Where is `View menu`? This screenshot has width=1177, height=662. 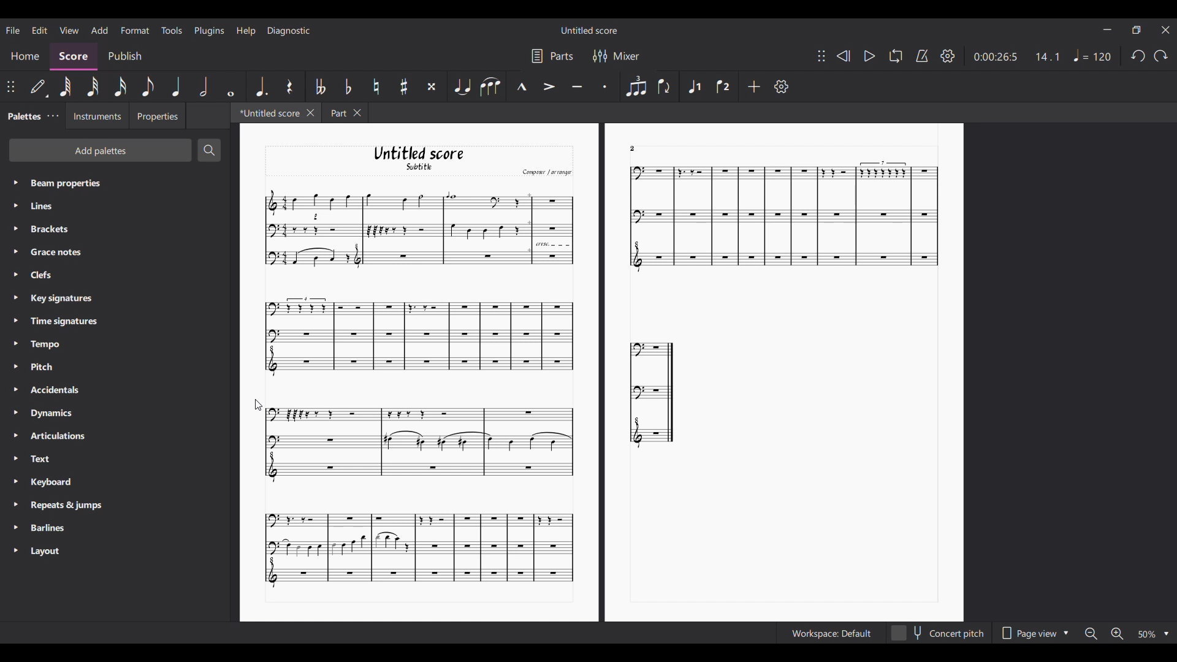 View menu is located at coordinates (69, 29).